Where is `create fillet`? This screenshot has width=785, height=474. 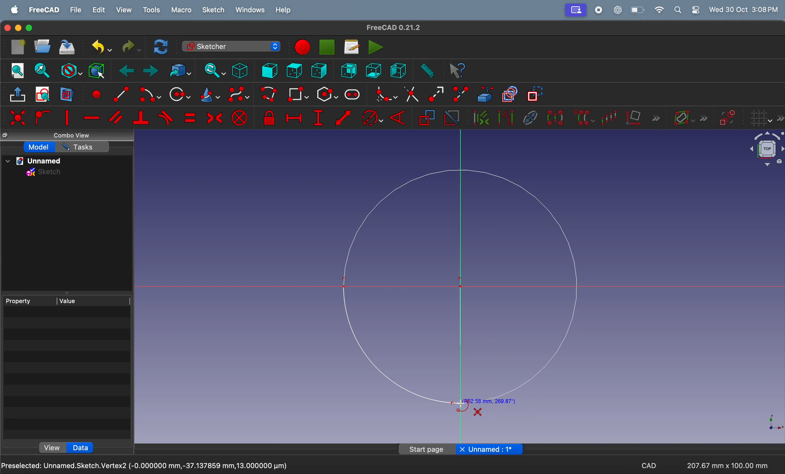 create fillet is located at coordinates (384, 94).